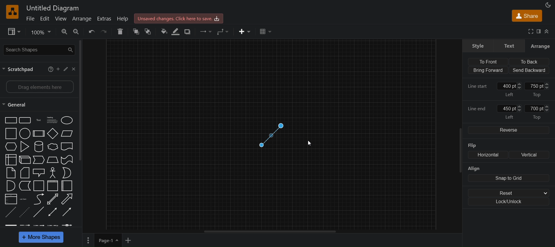 The image size is (555, 247). What do you see at coordinates (205, 31) in the screenshot?
I see `connections` at bounding box center [205, 31].